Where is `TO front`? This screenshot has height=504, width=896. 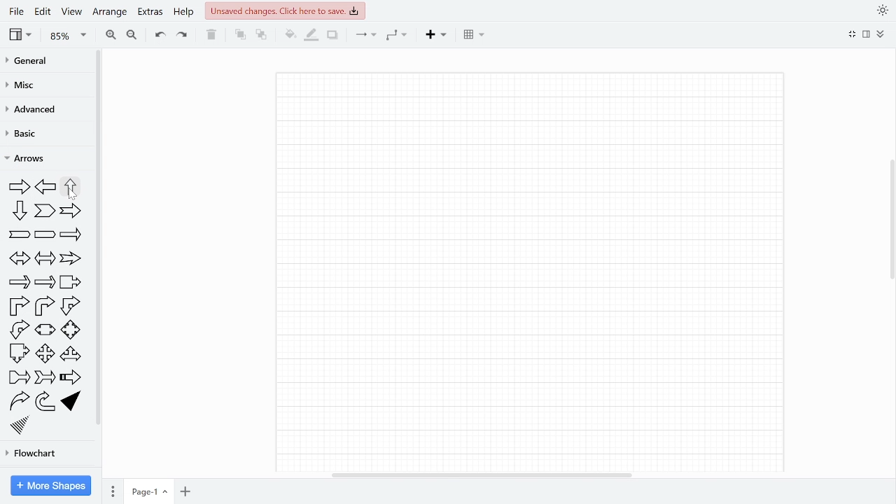
TO front is located at coordinates (239, 36).